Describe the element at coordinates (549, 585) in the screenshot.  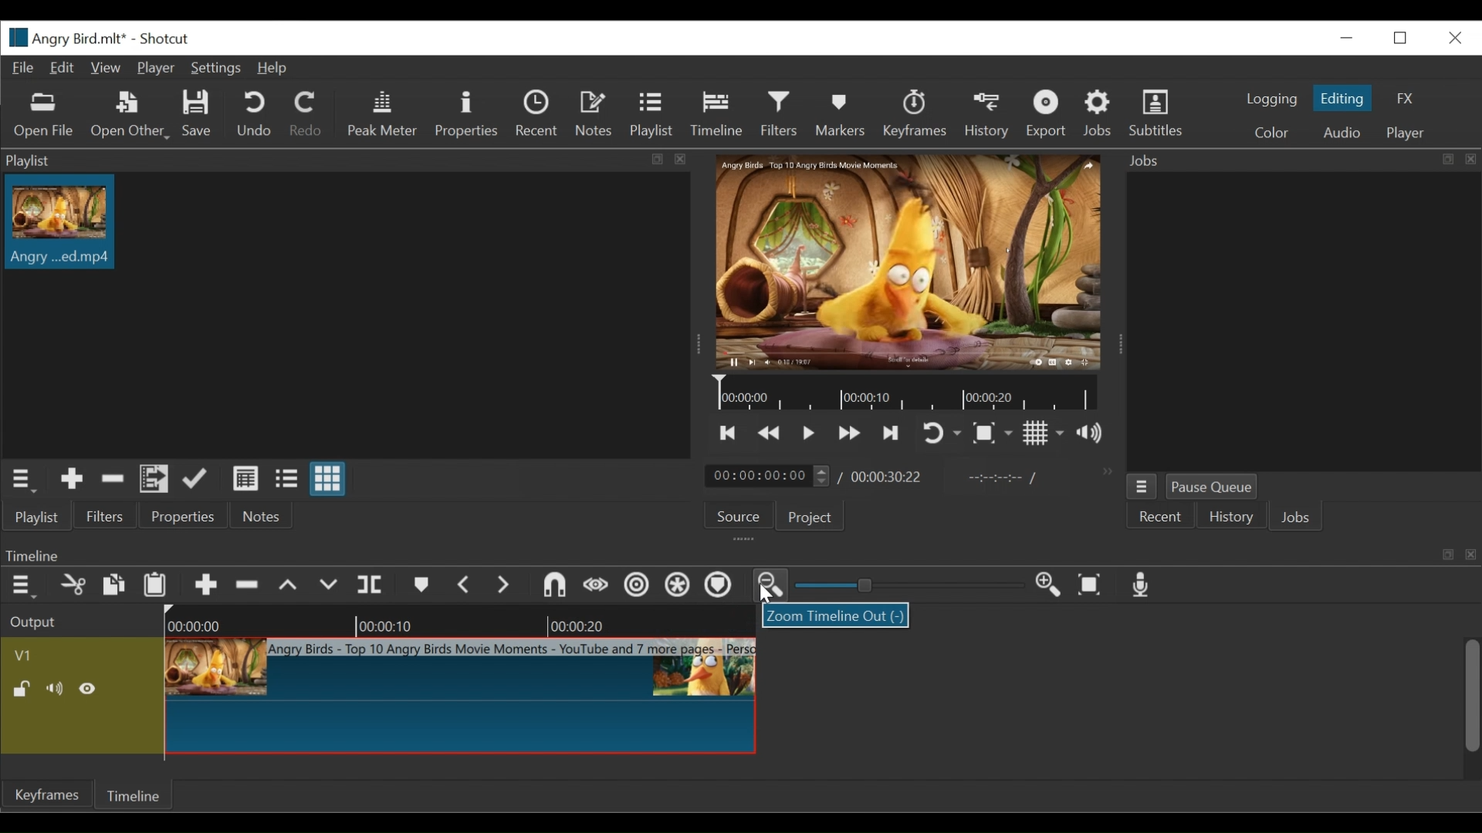
I see `Set Filter Last` at that location.